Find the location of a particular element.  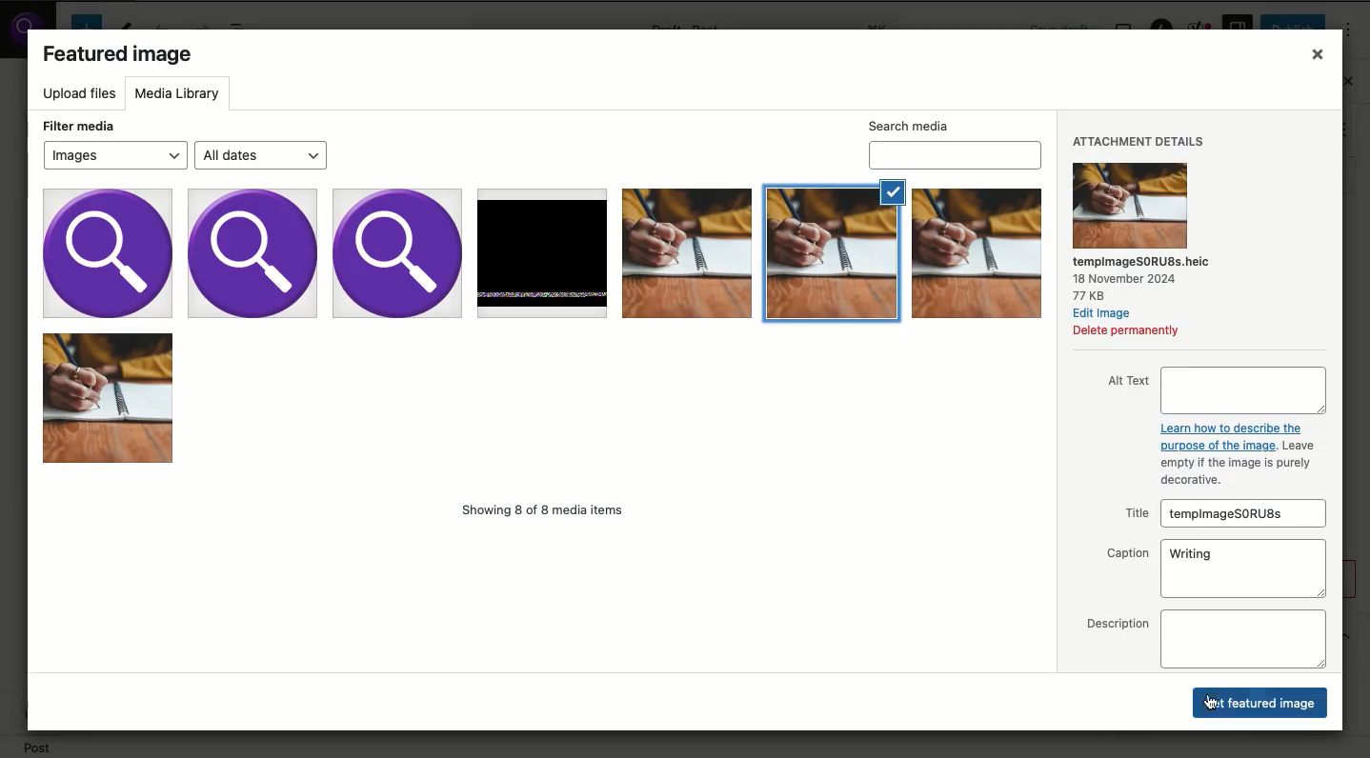

All dates is located at coordinates (256, 154).